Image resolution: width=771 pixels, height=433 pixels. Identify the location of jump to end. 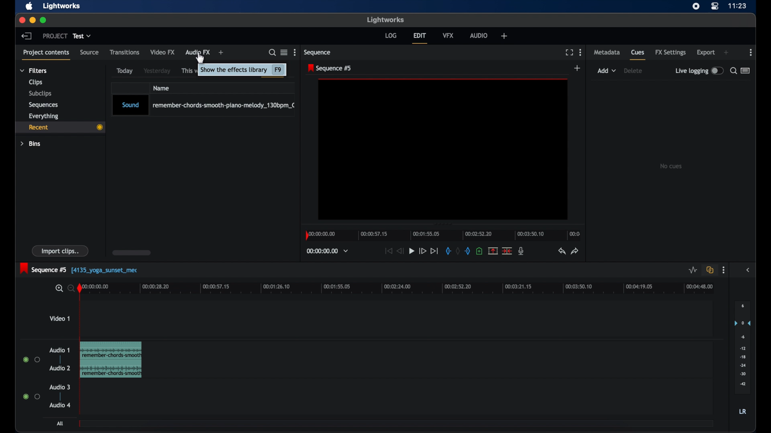
(434, 251).